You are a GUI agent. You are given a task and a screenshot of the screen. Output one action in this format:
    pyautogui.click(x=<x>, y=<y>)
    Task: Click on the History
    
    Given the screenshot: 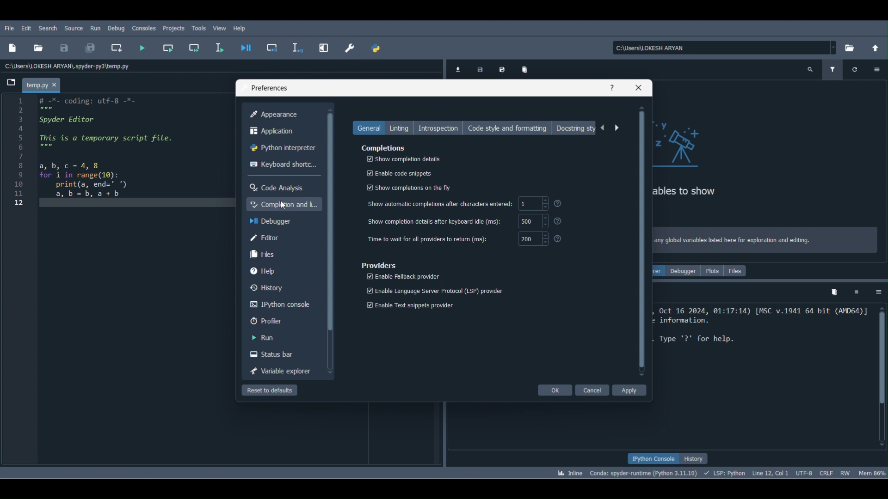 What is the action you would take?
    pyautogui.click(x=269, y=287)
    